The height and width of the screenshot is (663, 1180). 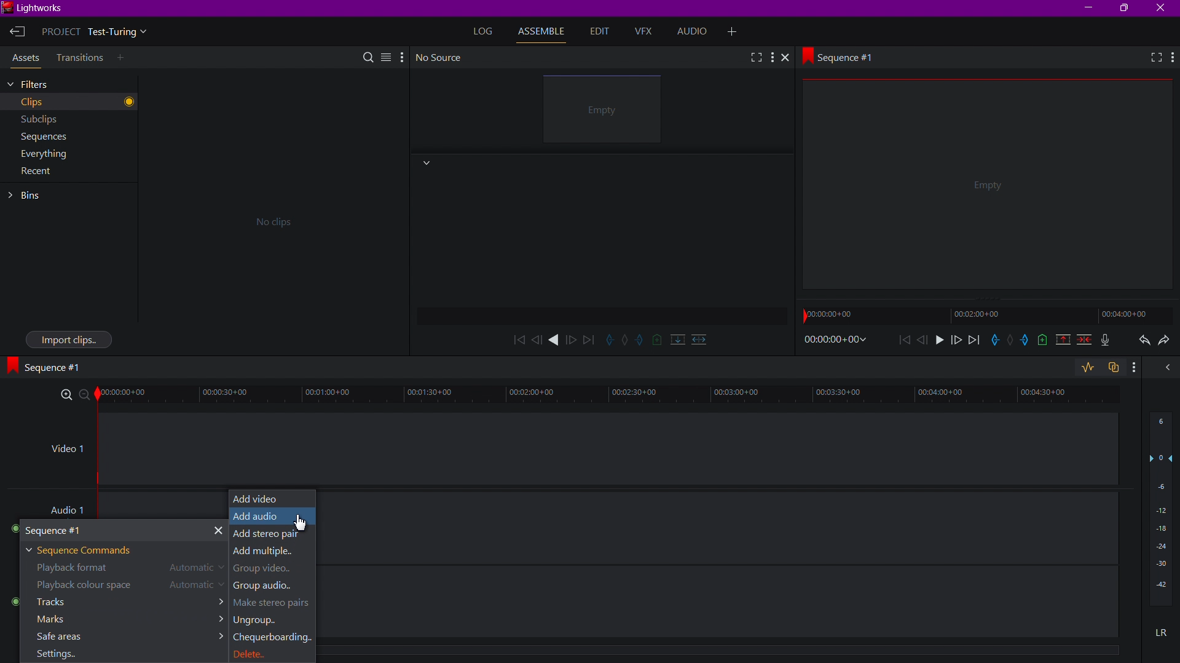 I want to click on automatic, so click(x=194, y=569).